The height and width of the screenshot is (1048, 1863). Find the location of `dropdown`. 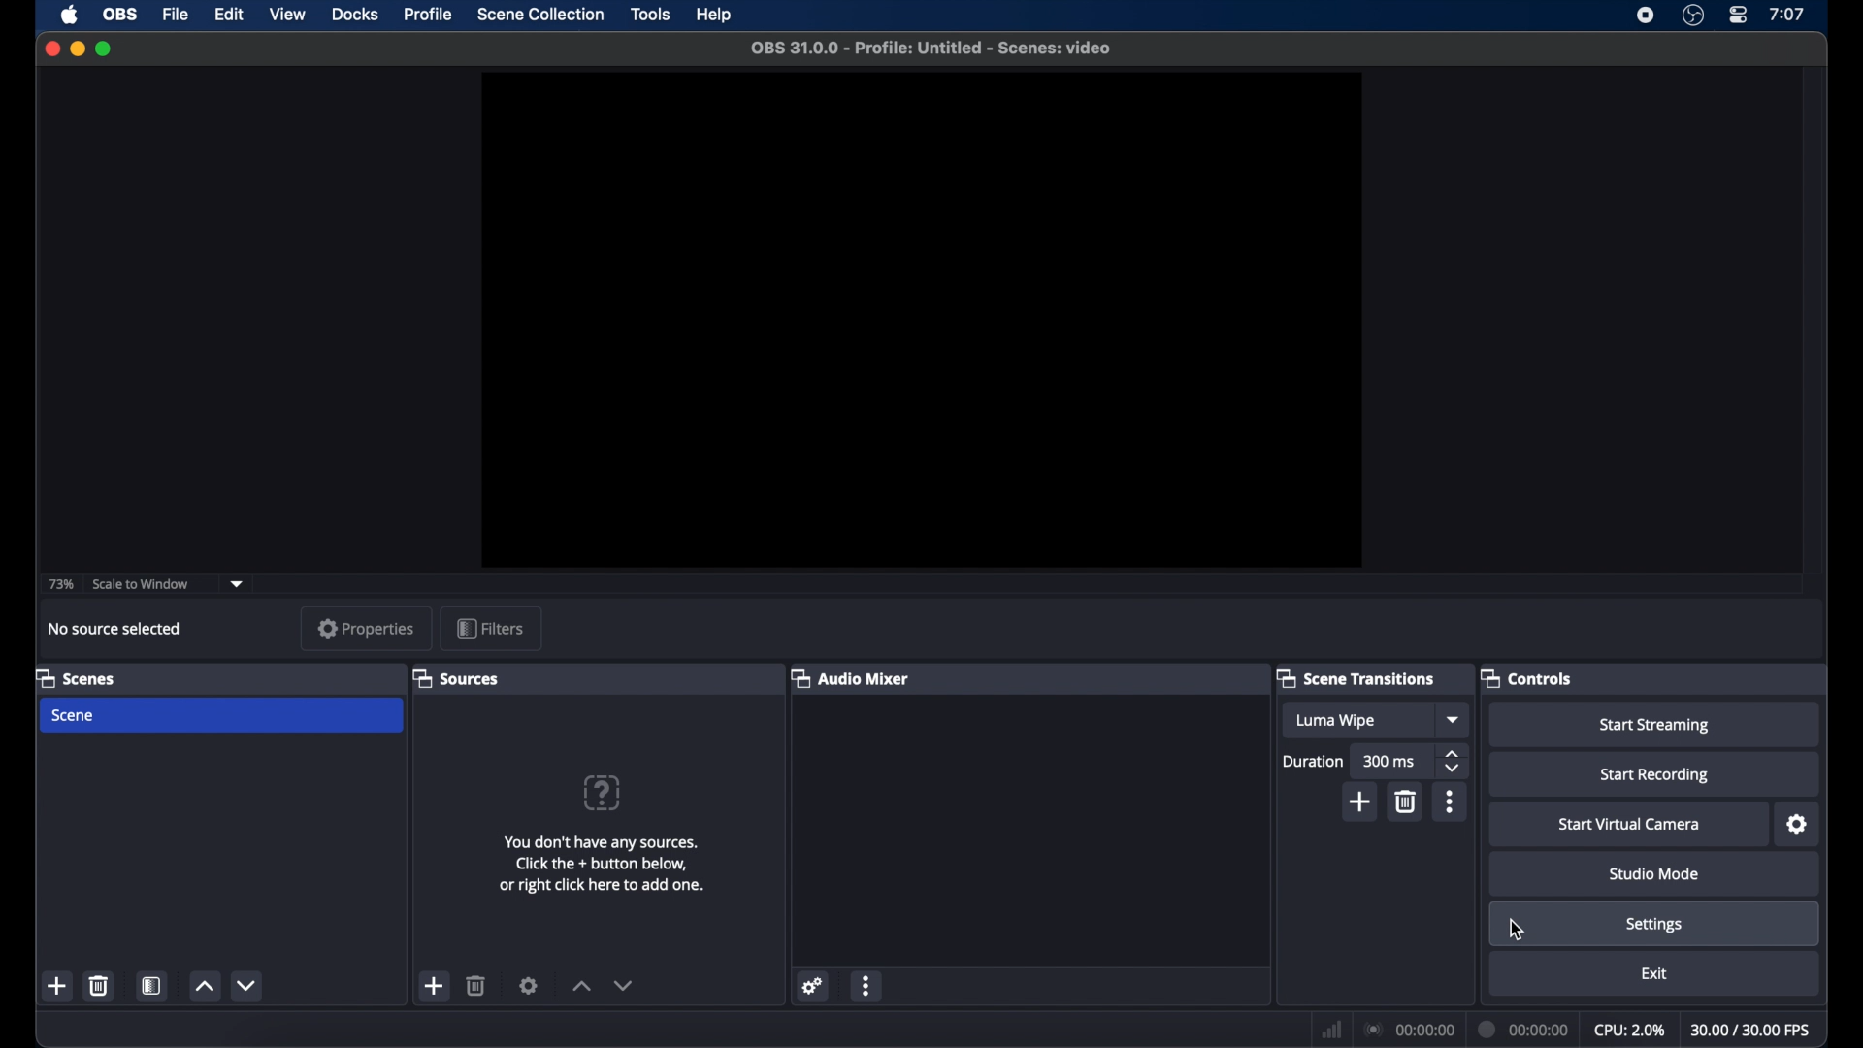

dropdown is located at coordinates (238, 583).